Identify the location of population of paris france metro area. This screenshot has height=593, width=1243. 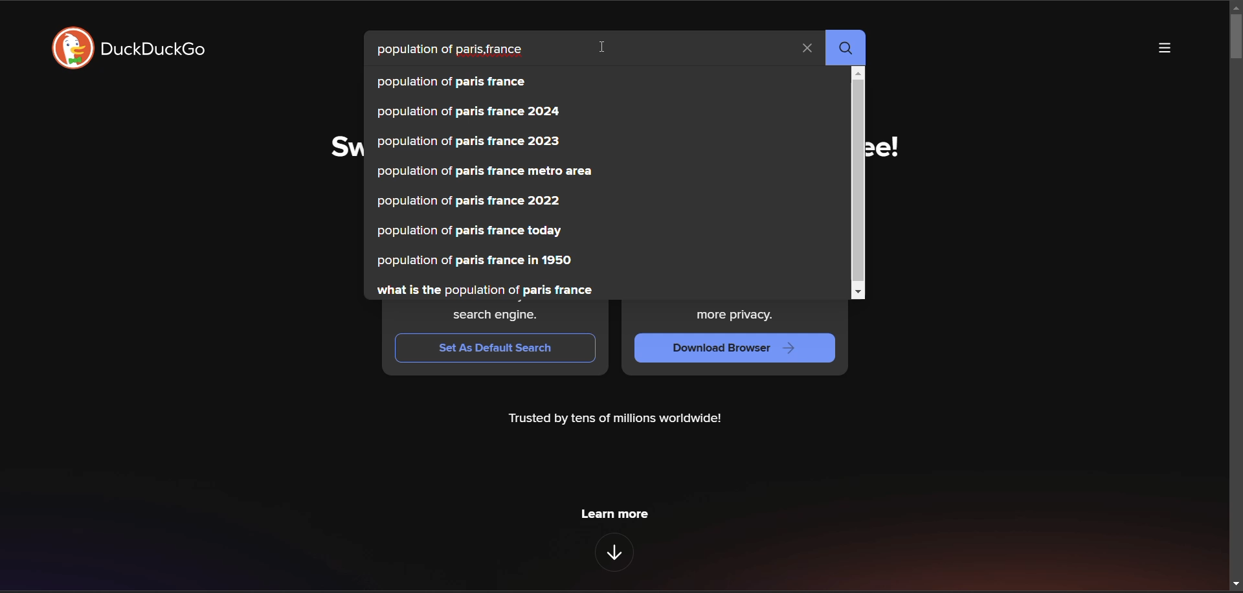
(488, 172).